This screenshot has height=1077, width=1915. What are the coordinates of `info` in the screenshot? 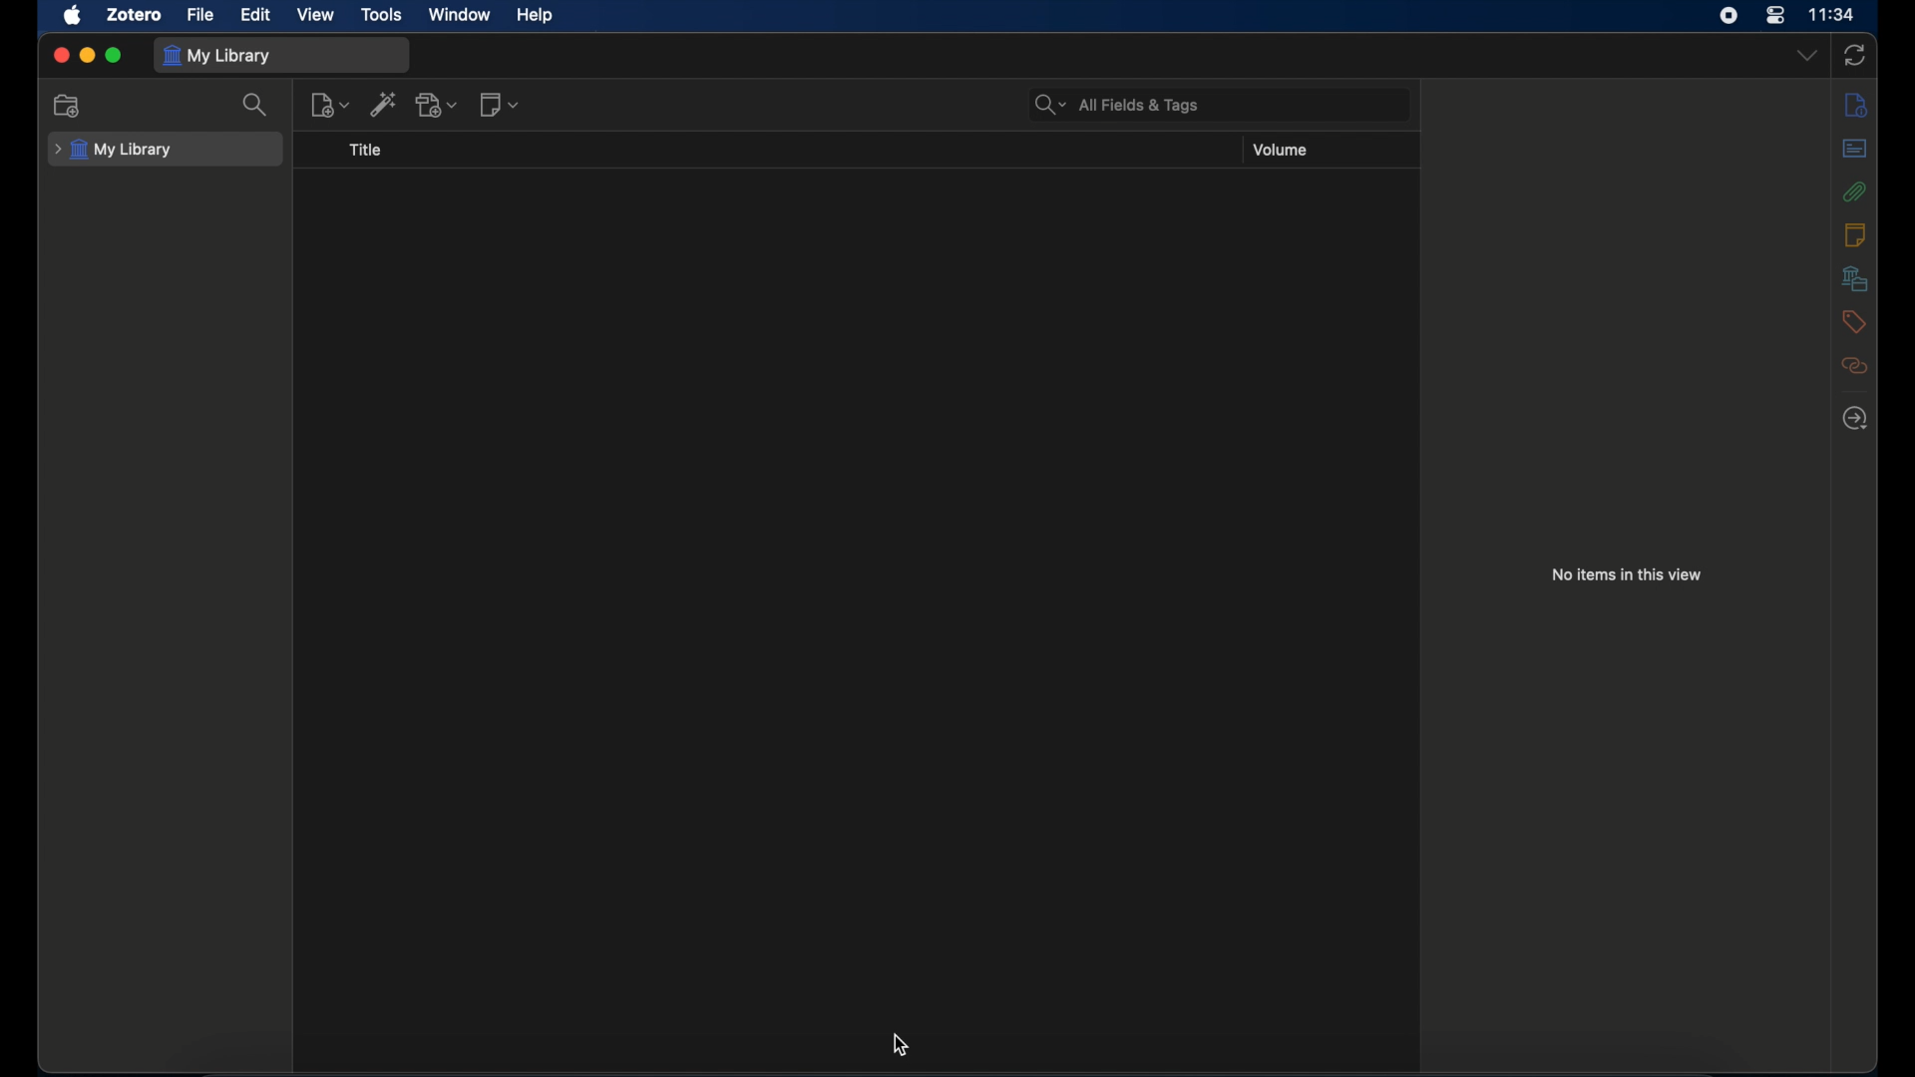 It's located at (1856, 106).